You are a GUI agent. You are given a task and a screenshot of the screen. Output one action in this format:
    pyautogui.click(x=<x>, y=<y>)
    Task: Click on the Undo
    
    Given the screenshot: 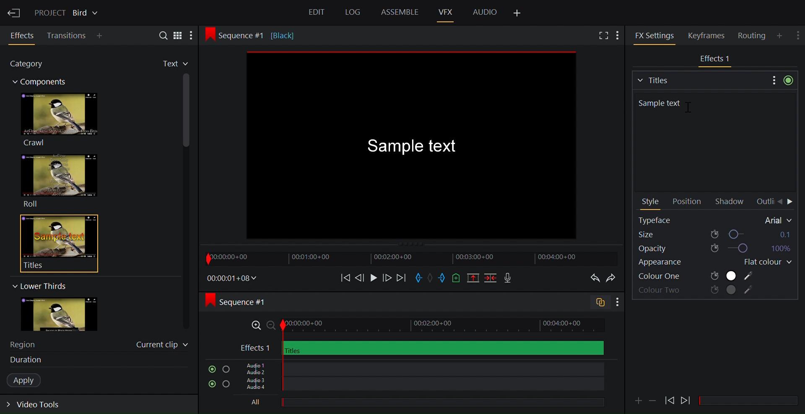 What is the action you would take?
    pyautogui.click(x=593, y=278)
    